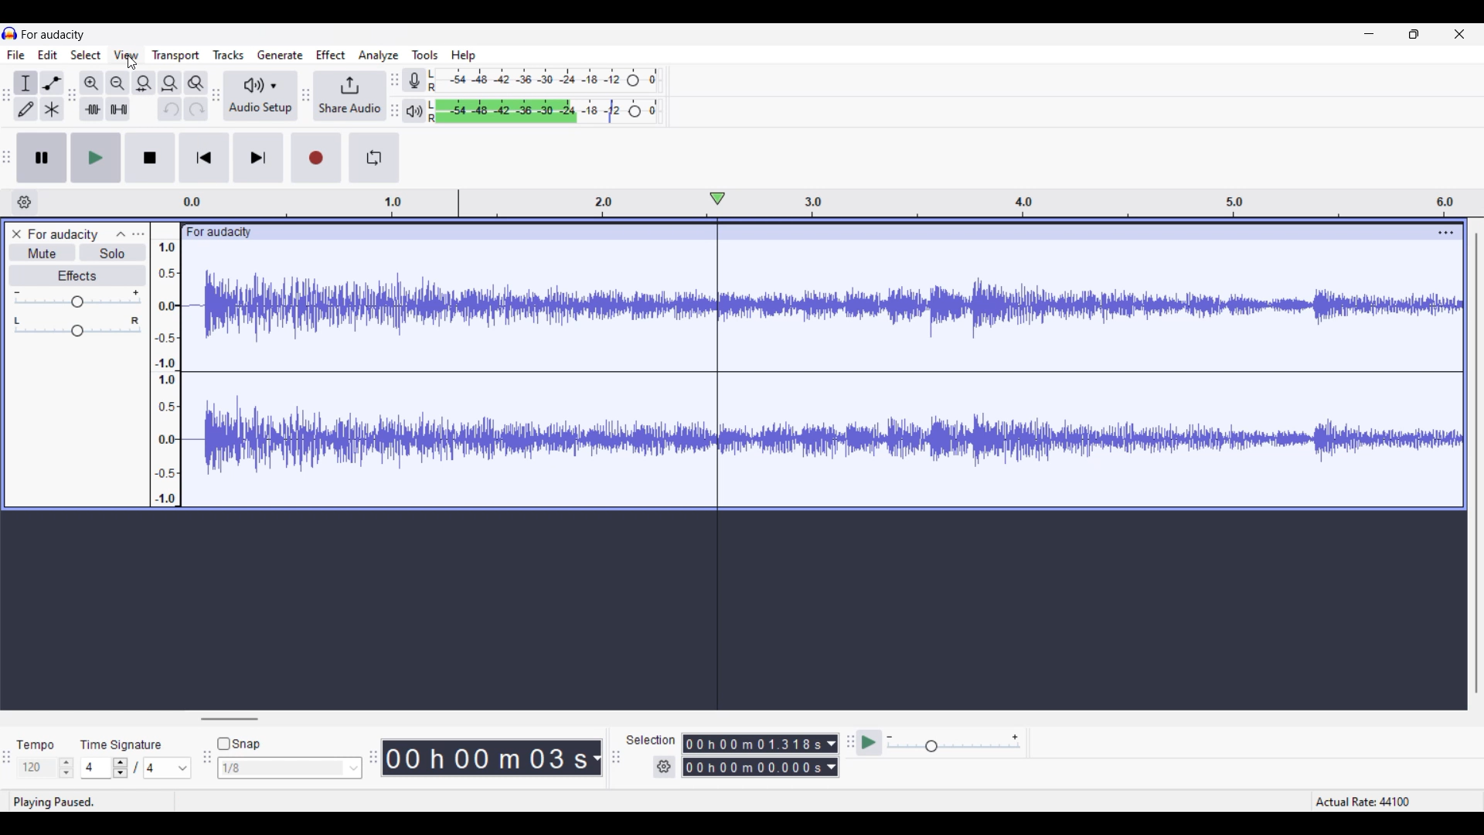 The width and height of the screenshot is (1484, 835). I want to click on View menu, so click(126, 54).